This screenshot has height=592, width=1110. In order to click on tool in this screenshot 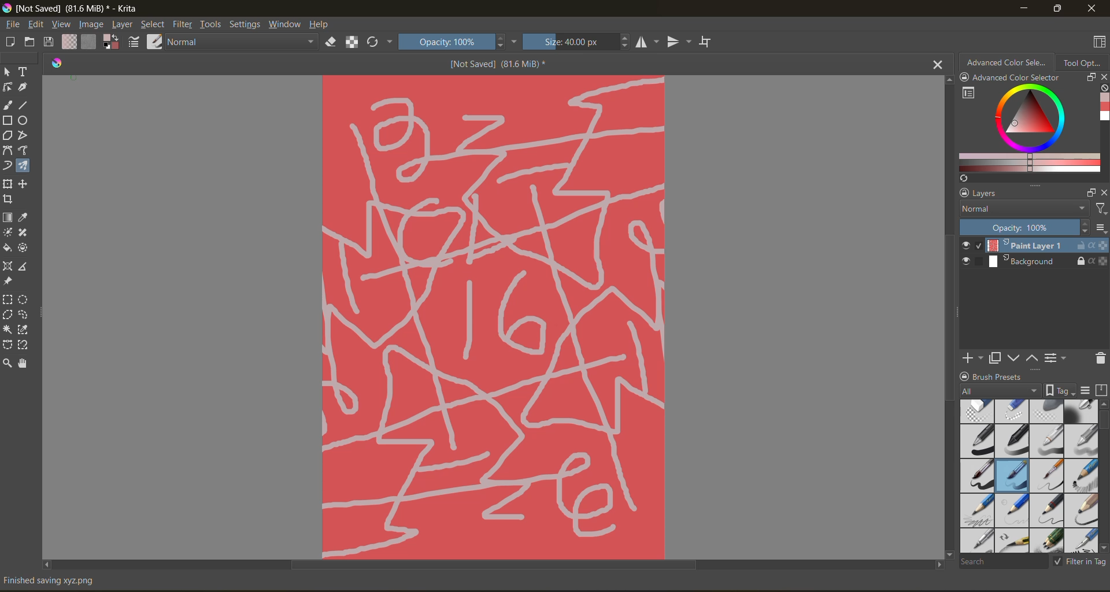, I will do `click(24, 183)`.